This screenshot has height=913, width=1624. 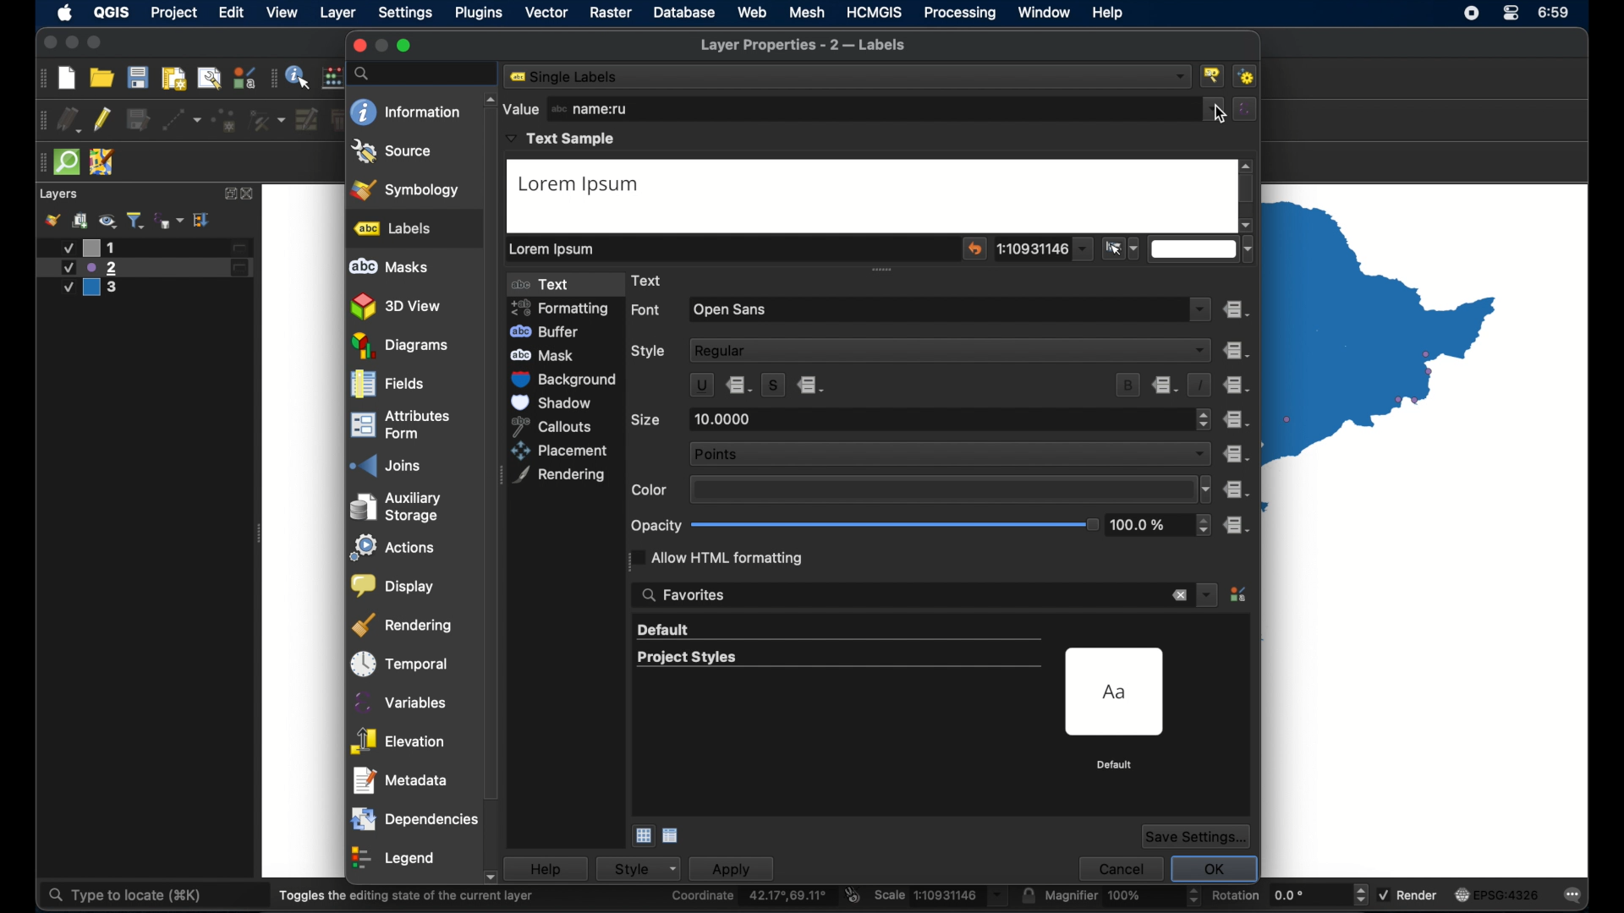 I want to click on mesh, so click(x=807, y=12).